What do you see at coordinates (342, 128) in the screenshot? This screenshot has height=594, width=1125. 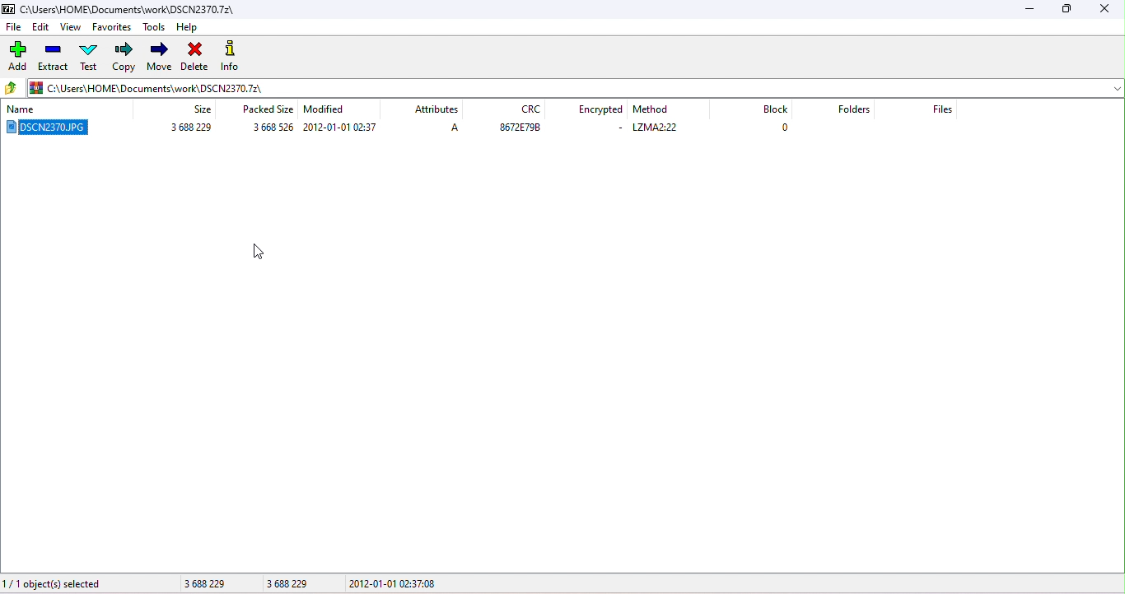 I see `modified date and time` at bounding box center [342, 128].